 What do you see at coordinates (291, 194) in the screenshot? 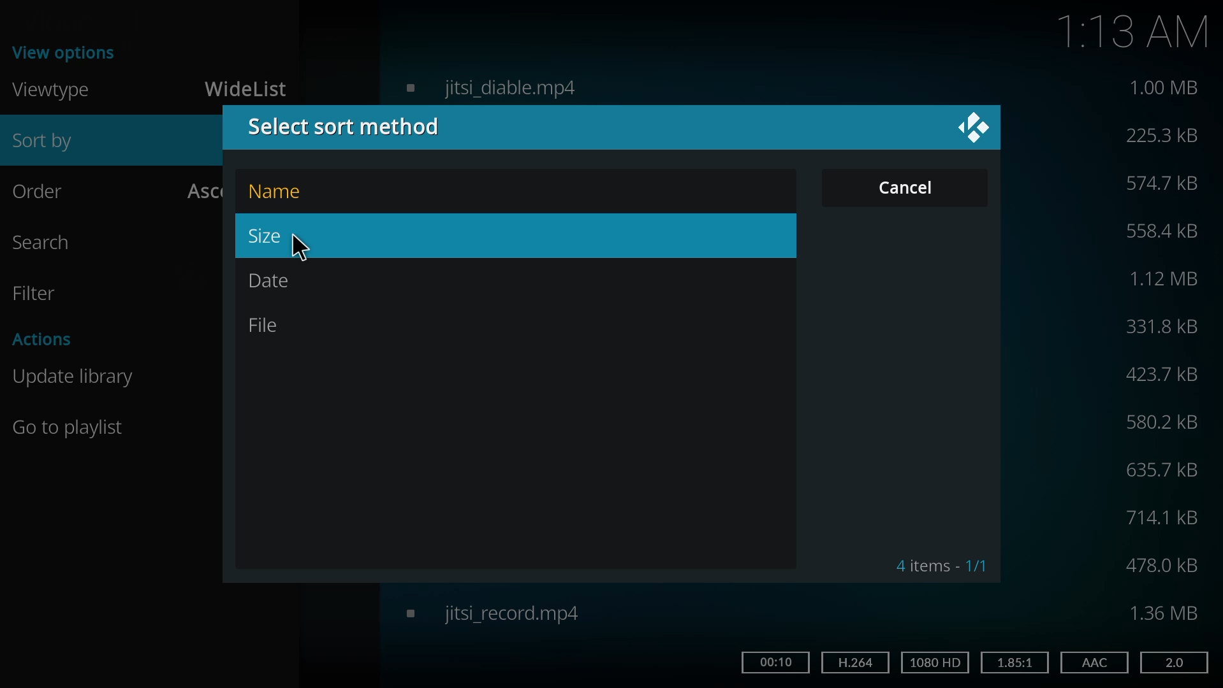
I see `name` at bounding box center [291, 194].